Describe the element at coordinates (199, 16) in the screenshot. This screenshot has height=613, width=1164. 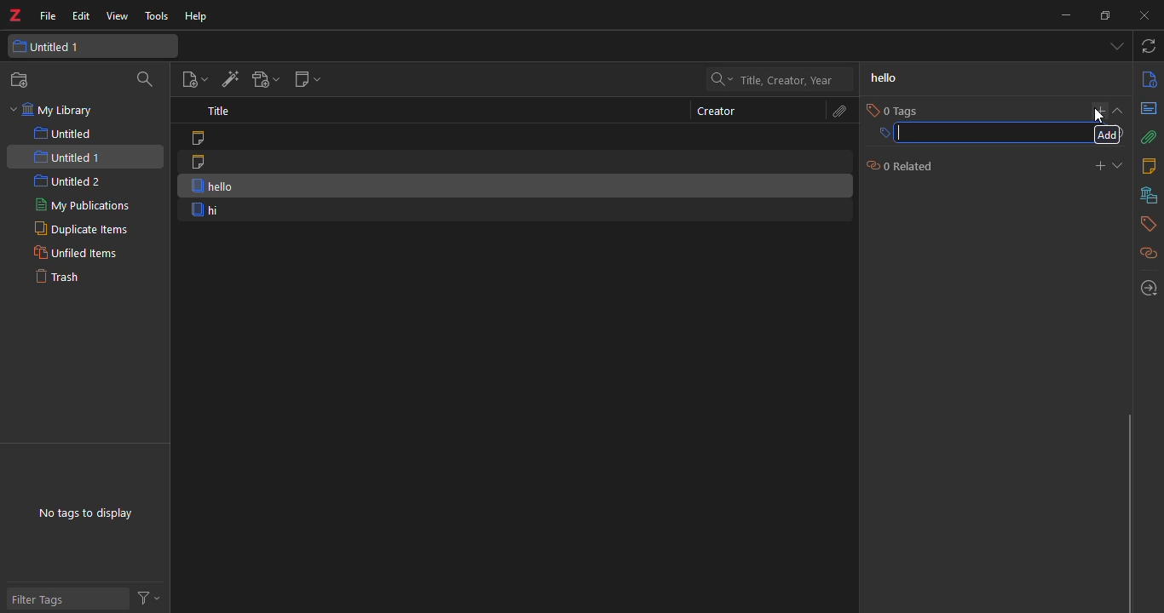
I see `help` at that location.